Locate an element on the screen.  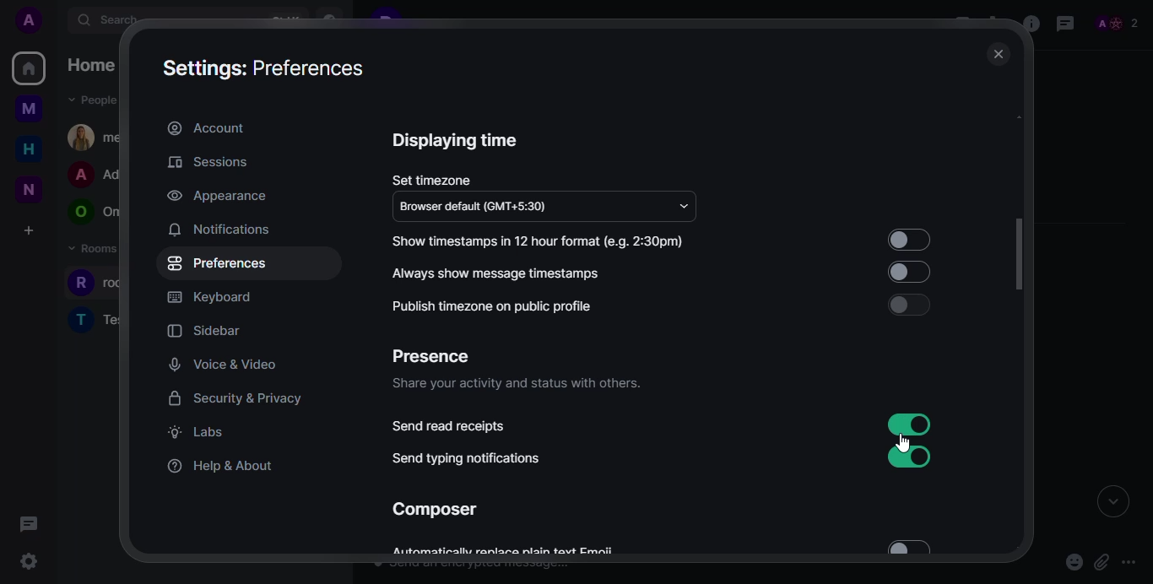
help is located at coordinates (222, 463).